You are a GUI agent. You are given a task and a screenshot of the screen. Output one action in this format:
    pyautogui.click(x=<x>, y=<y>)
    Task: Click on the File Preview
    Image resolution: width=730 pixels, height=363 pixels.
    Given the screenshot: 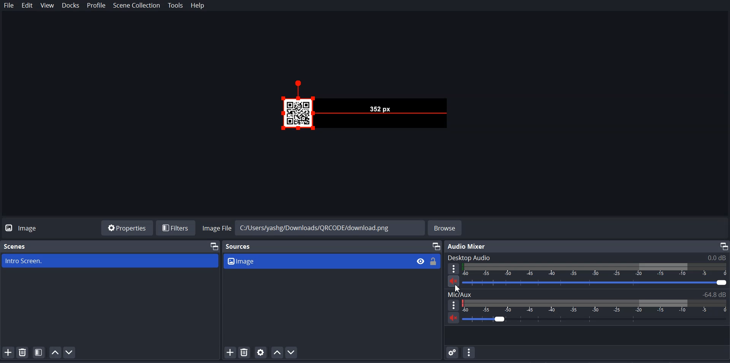 What is the action you would take?
    pyautogui.click(x=380, y=109)
    